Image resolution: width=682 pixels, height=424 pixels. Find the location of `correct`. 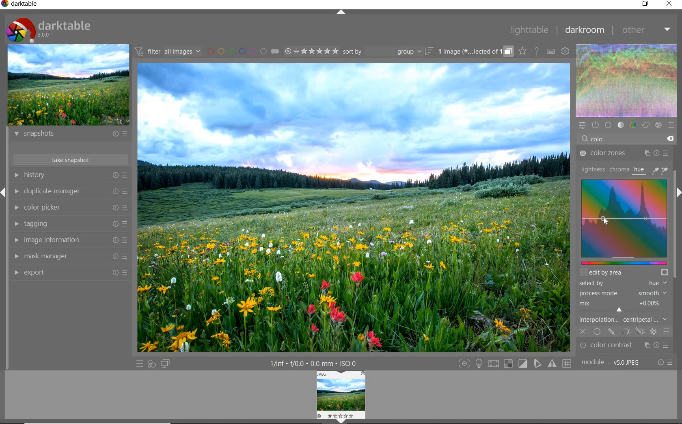

correct is located at coordinates (645, 125).